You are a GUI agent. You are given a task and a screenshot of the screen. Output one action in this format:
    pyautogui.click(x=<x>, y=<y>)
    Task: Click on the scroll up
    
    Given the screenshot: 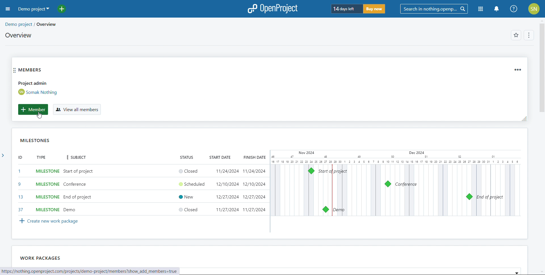 What is the action you would take?
    pyautogui.click(x=542, y=20)
    